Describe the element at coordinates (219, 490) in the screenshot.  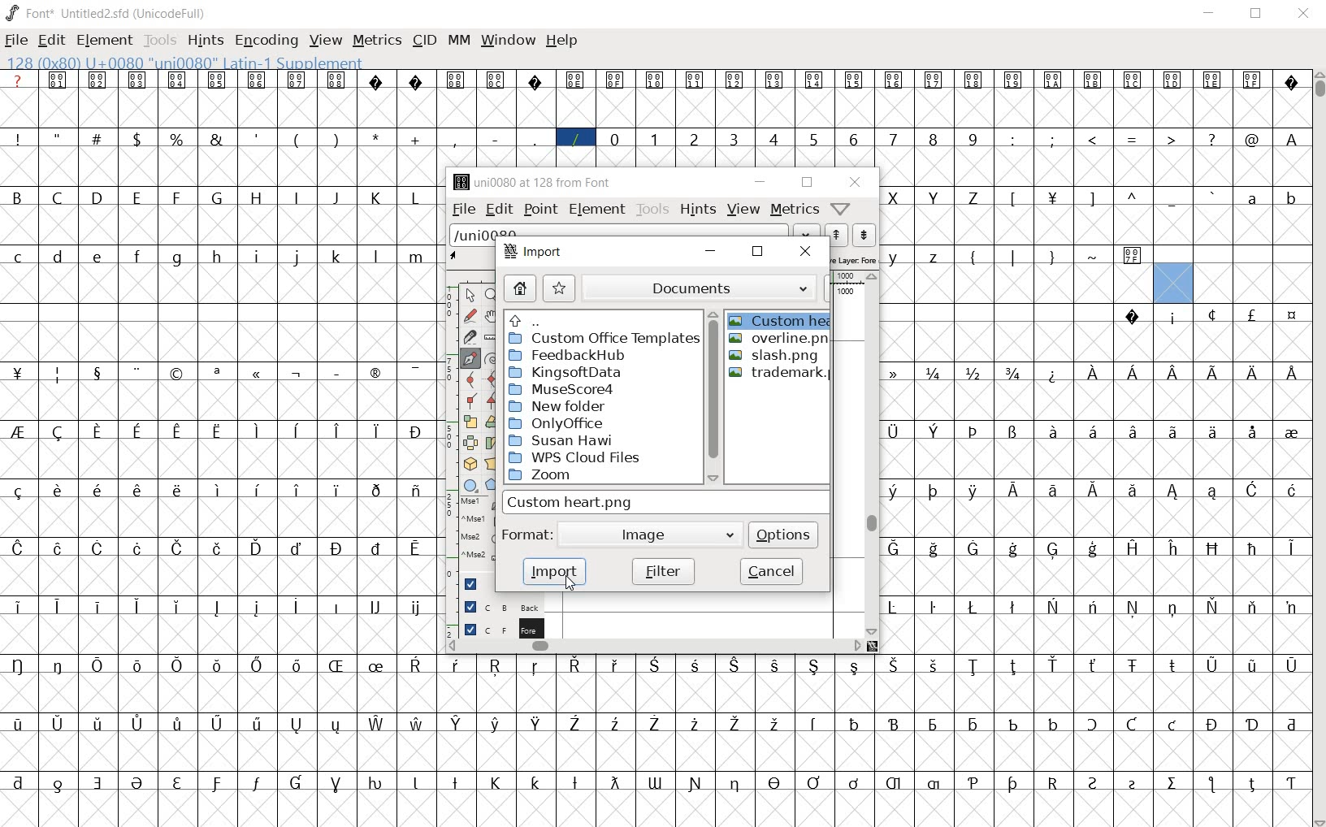
I see `glyph` at that location.